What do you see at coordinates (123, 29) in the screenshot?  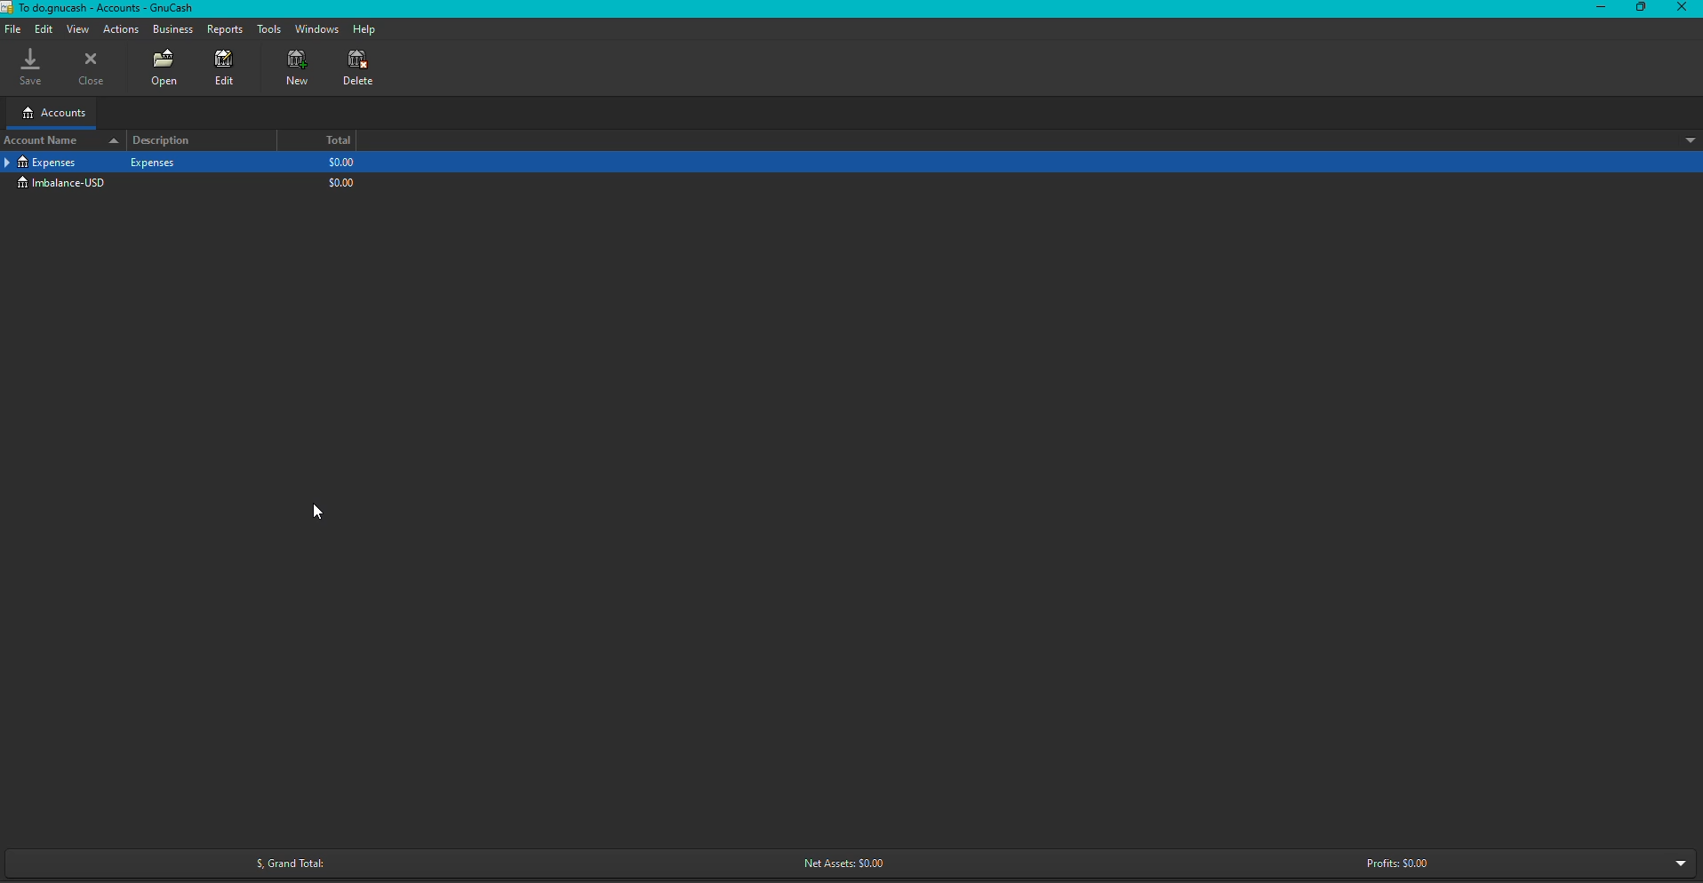 I see `Actions` at bounding box center [123, 29].